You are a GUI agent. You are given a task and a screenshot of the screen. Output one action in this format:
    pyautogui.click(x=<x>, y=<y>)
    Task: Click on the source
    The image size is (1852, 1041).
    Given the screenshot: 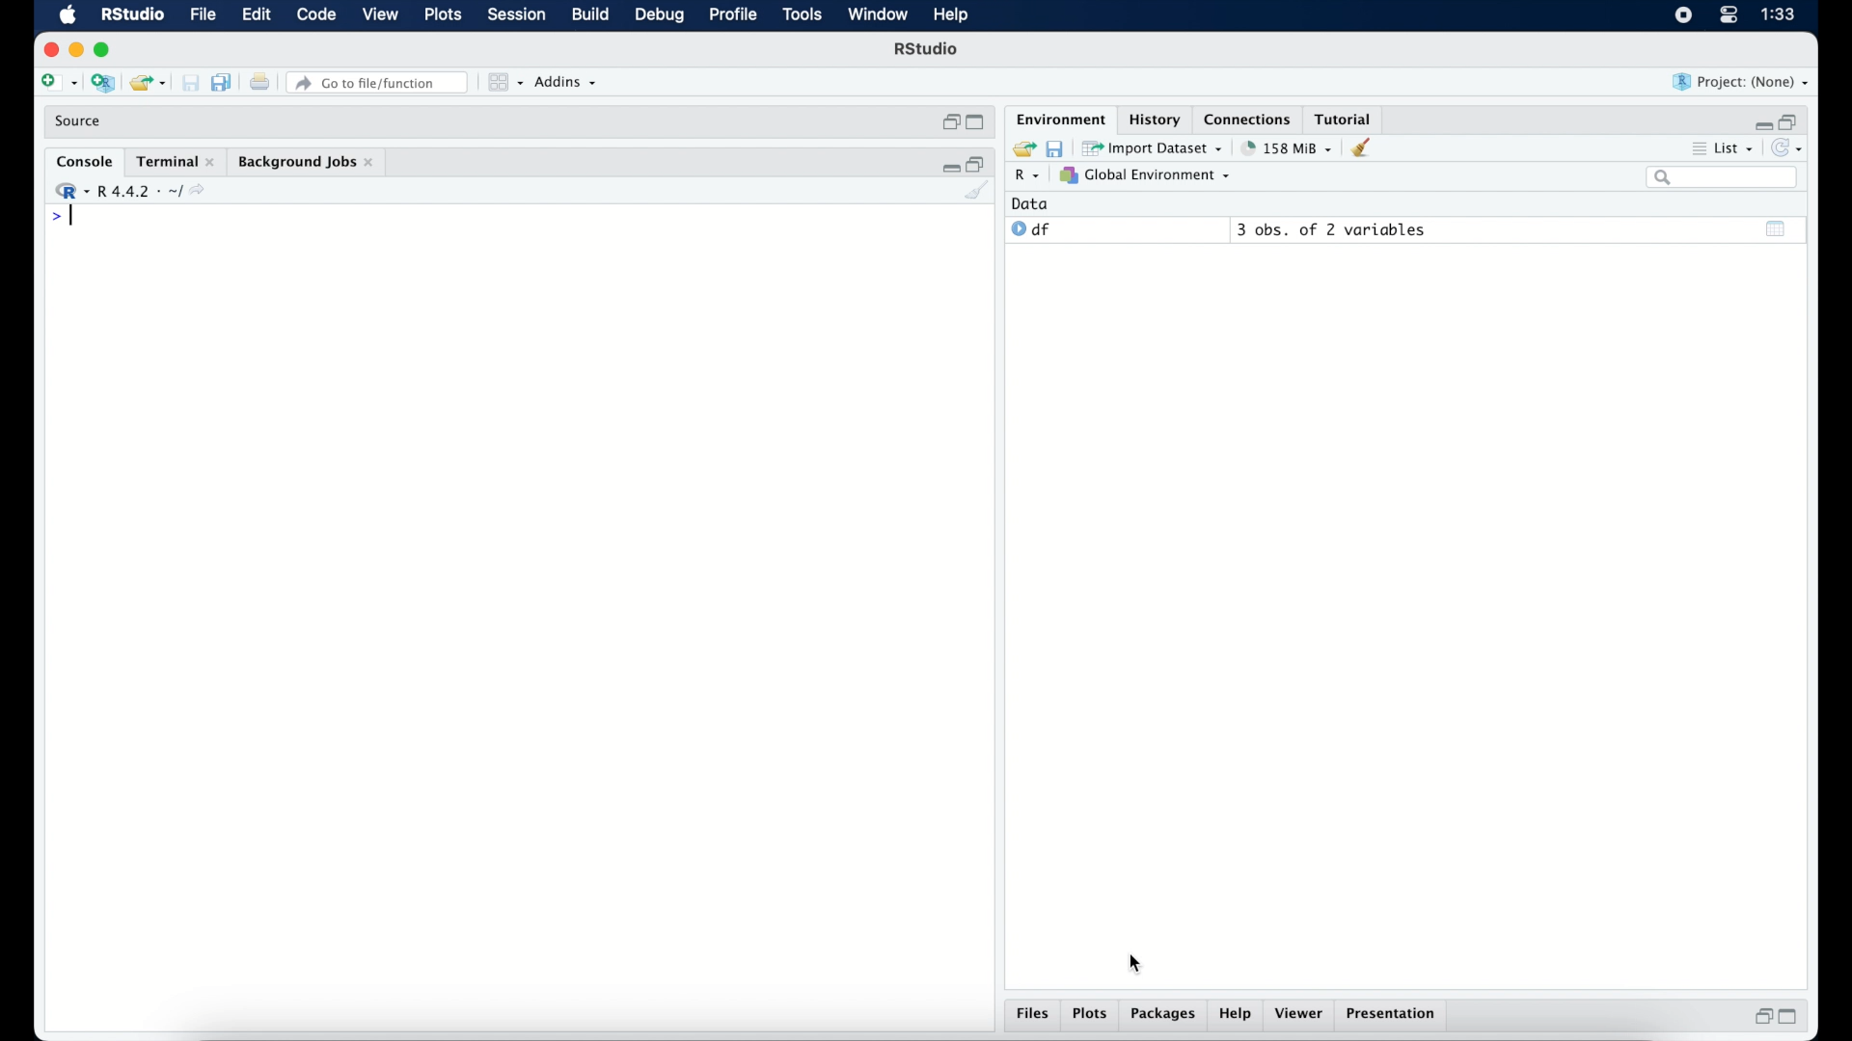 What is the action you would take?
    pyautogui.click(x=82, y=121)
    